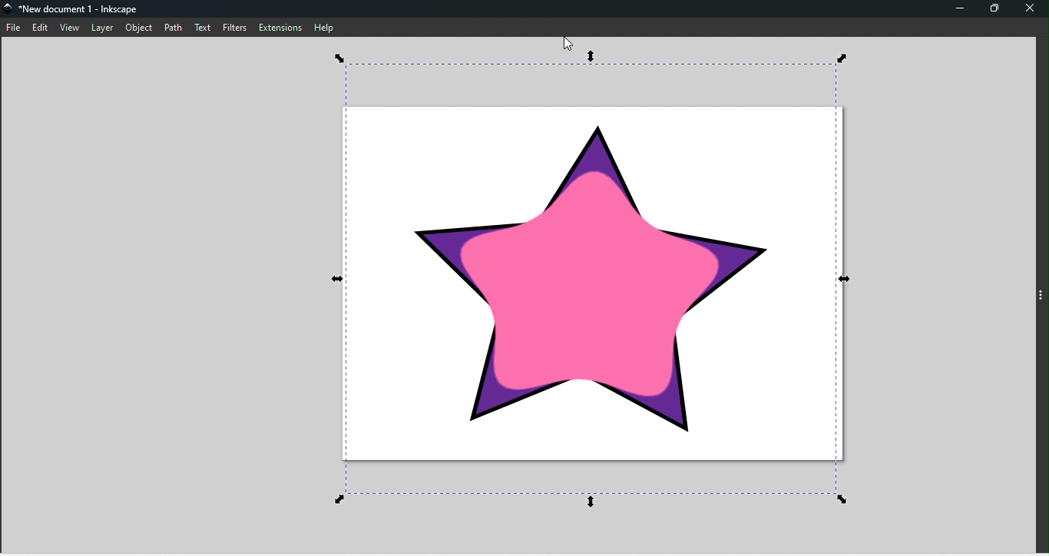  I want to click on Chewing gum effect applied, so click(581, 283).